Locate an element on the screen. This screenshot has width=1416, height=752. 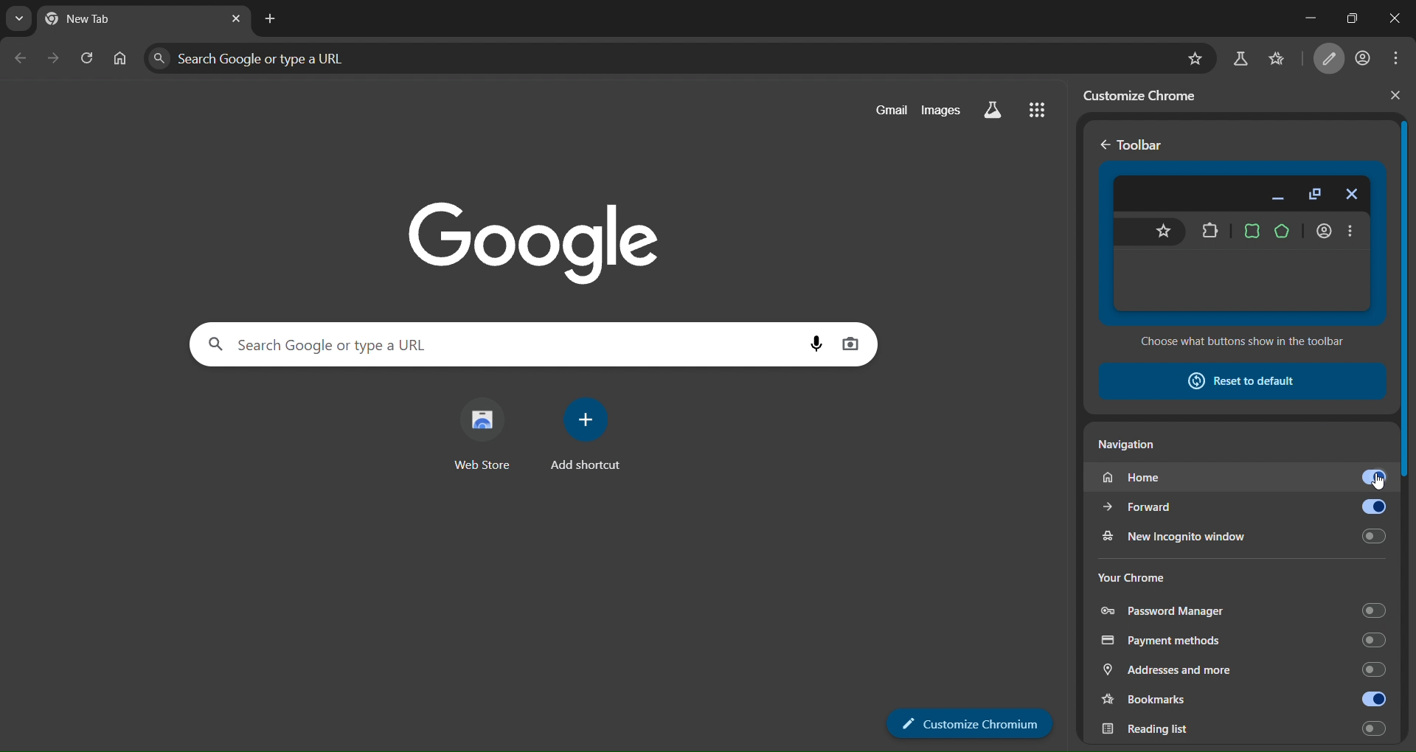
new tab is located at coordinates (271, 19).